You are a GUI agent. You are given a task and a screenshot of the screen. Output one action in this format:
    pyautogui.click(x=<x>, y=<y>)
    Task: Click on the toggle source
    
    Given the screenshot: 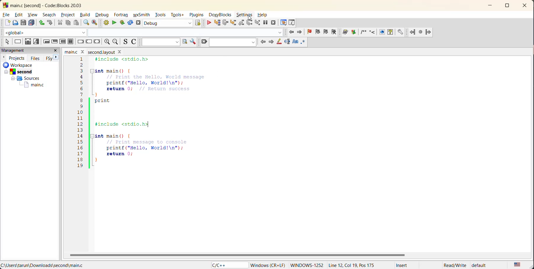 What is the action you would take?
    pyautogui.click(x=125, y=42)
    